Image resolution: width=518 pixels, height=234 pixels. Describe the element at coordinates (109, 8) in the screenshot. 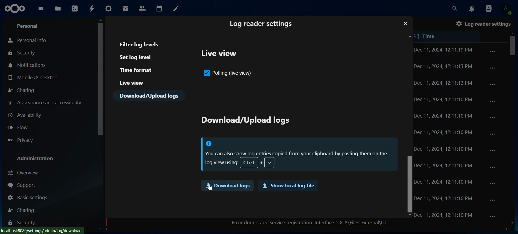

I see `talk` at that location.